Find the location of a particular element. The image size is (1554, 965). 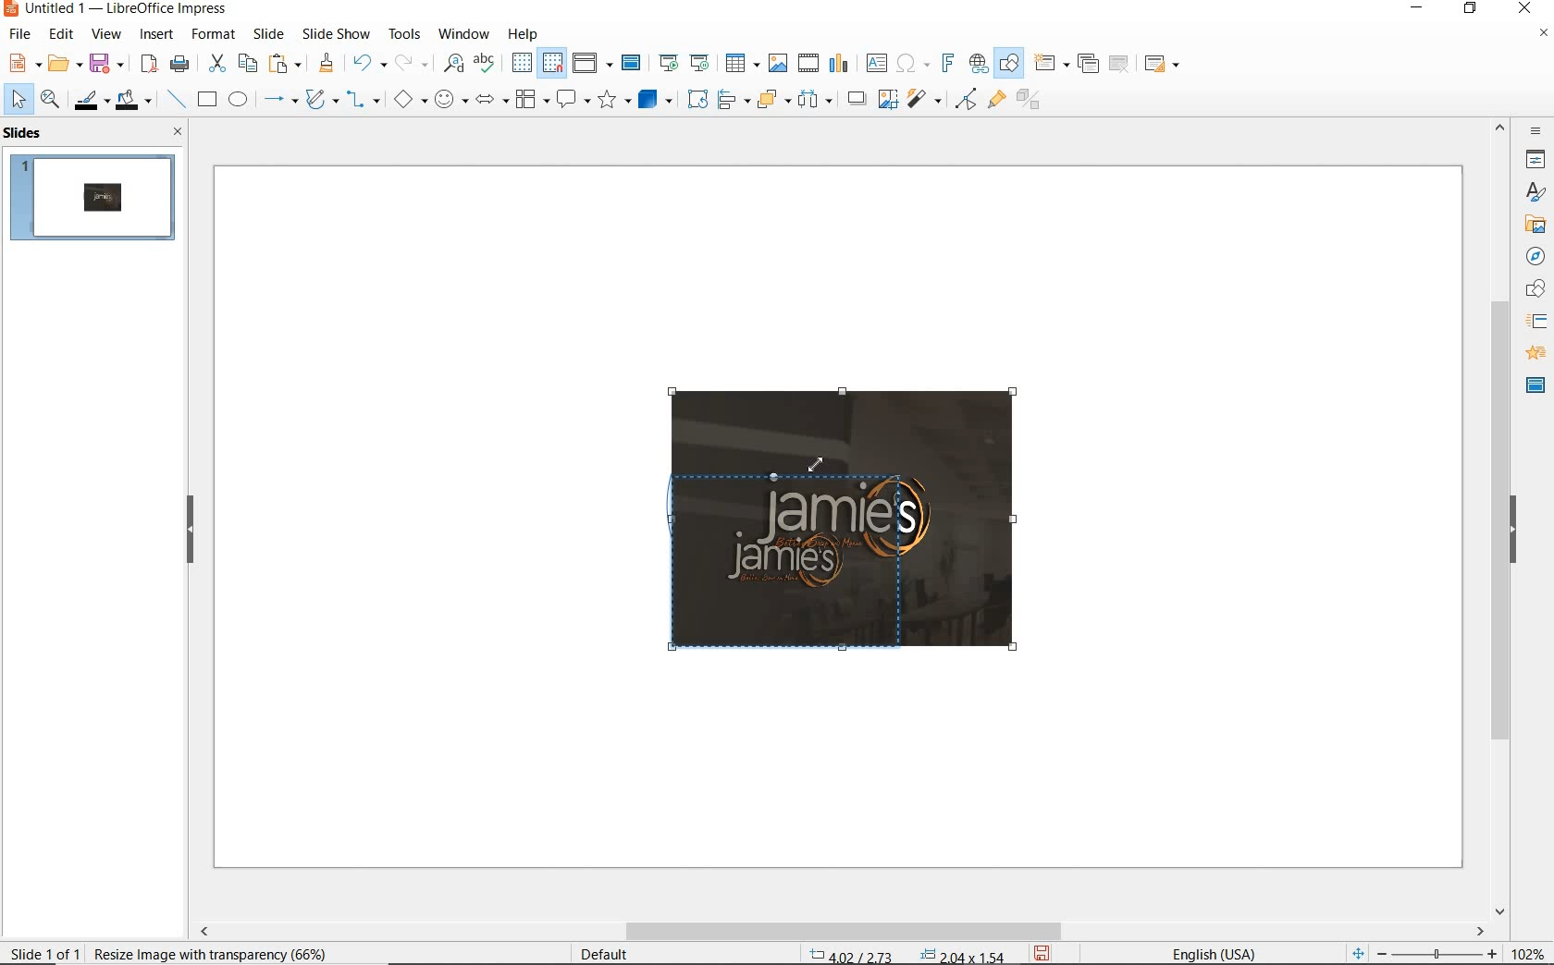

stars and banners is located at coordinates (613, 102).